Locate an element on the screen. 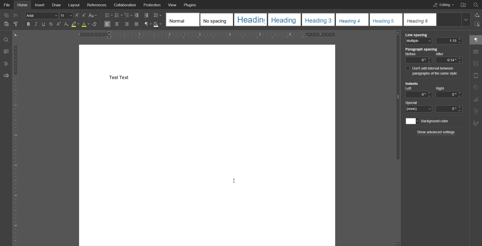  Right Align is located at coordinates (127, 25).